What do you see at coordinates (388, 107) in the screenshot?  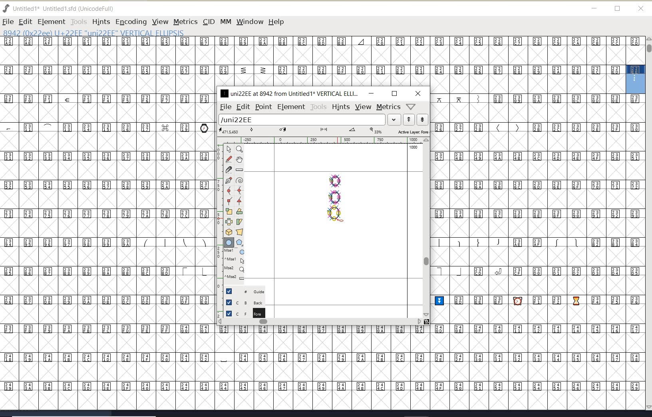 I see `metrics` at bounding box center [388, 107].